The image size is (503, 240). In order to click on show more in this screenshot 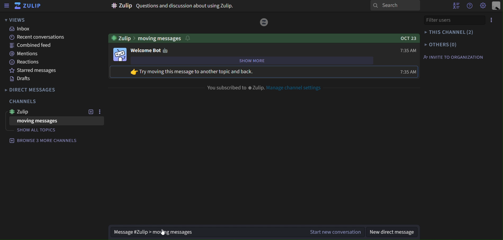, I will do `click(264, 61)`.